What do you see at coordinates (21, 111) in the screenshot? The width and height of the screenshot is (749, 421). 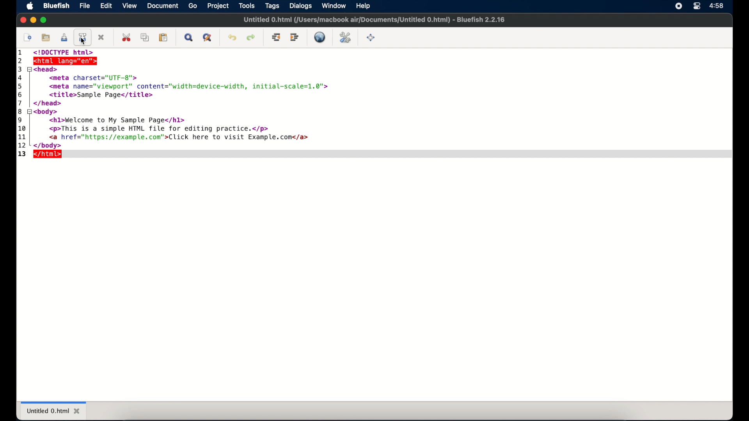 I see `8` at bounding box center [21, 111].